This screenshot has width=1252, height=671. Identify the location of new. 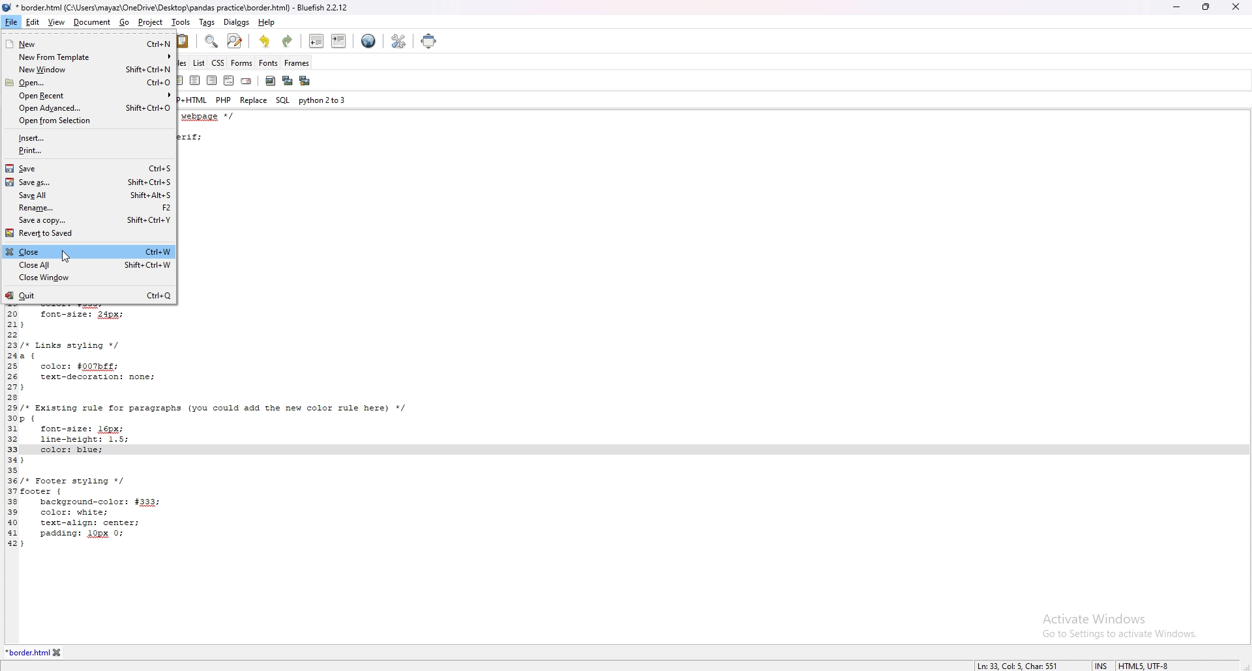
(89, 44).